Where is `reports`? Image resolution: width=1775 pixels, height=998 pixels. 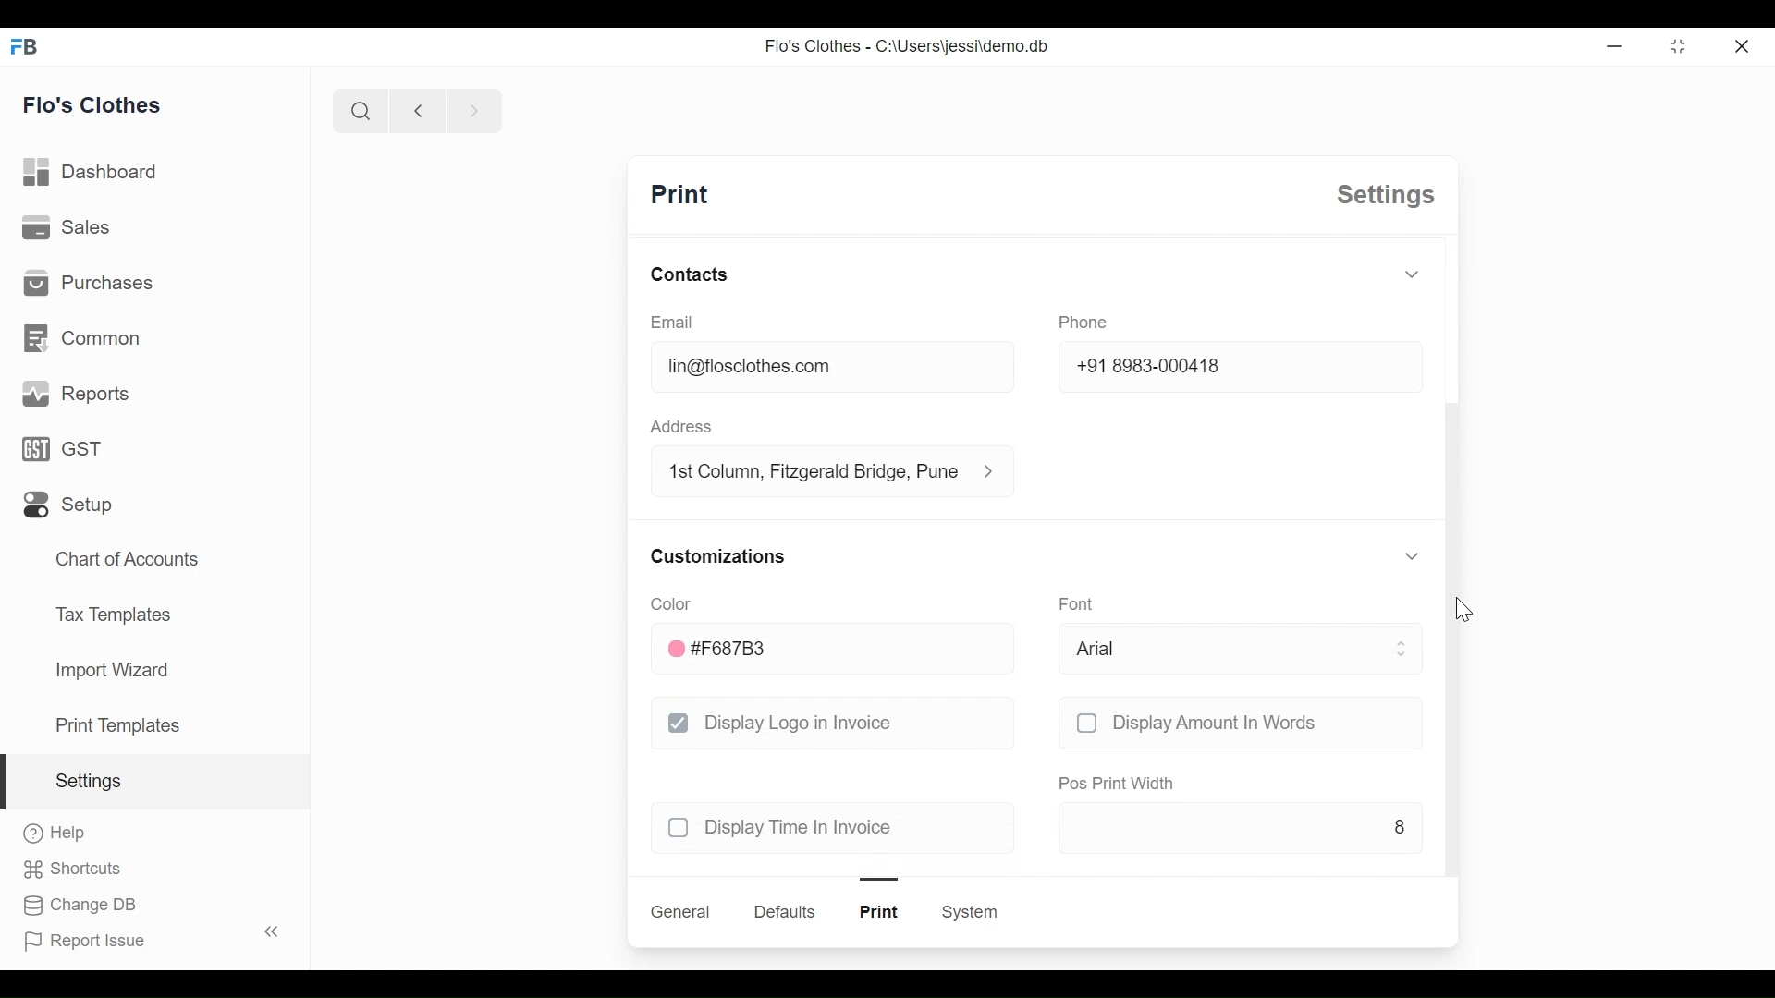
reports is located at coordinates (78, 394).